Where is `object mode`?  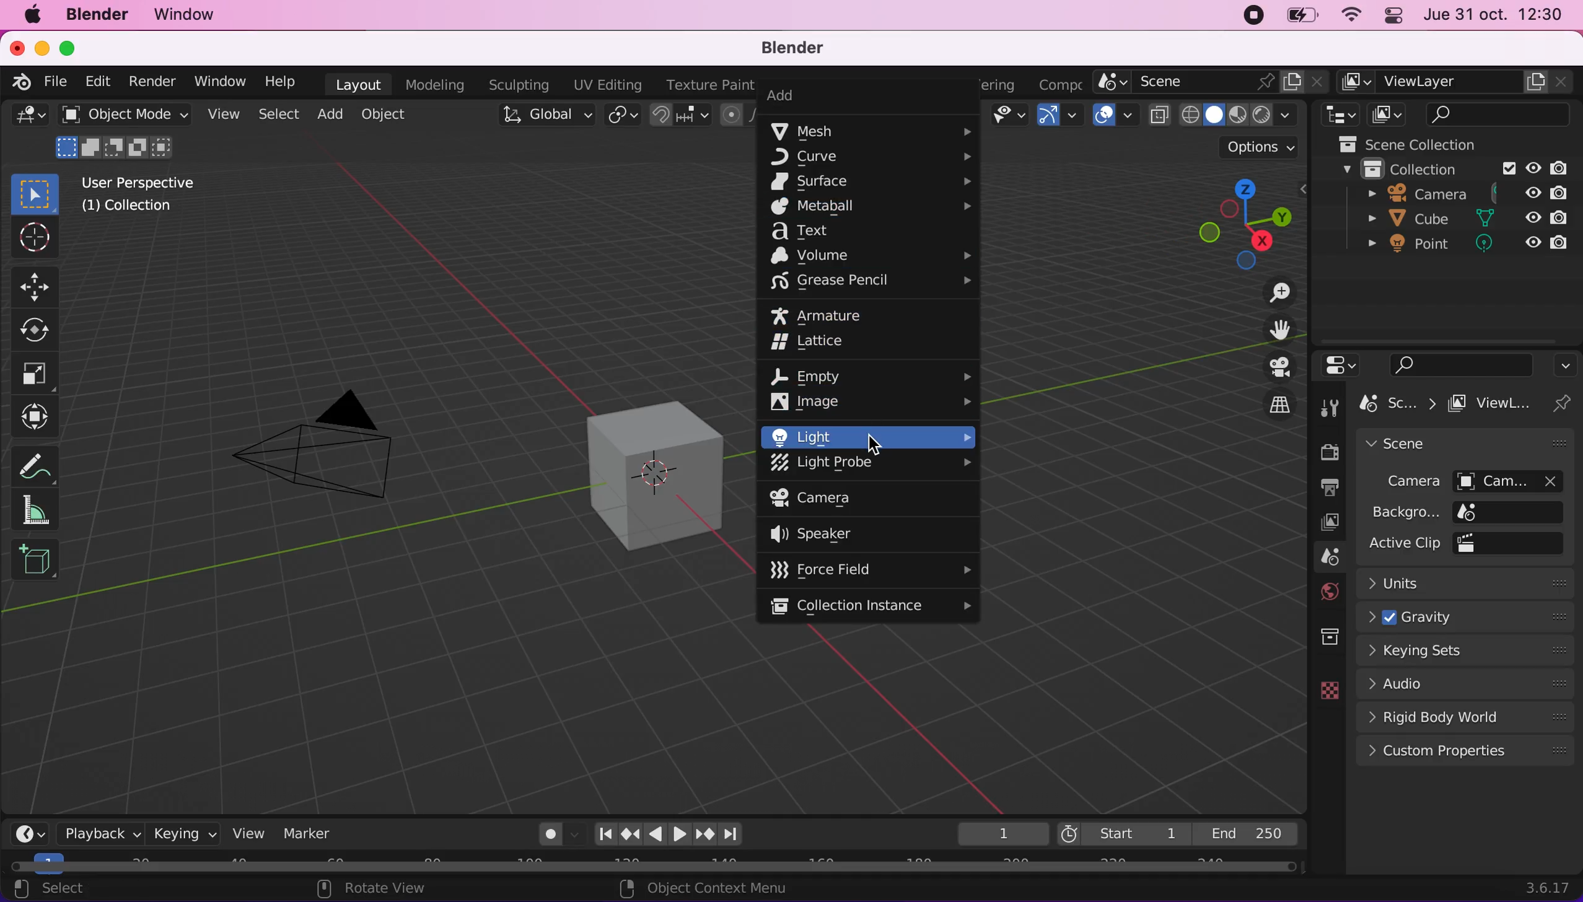
object mode is located at coordinates (126, 133).